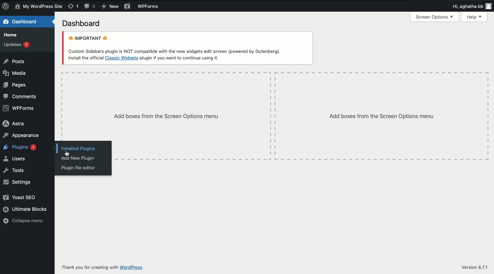 The width and height of the screenshot is (494, 274). What do you see at coordinates (80, 149) in the screenshot?
I see `Installed plugins` at bounding box center [80, 149].